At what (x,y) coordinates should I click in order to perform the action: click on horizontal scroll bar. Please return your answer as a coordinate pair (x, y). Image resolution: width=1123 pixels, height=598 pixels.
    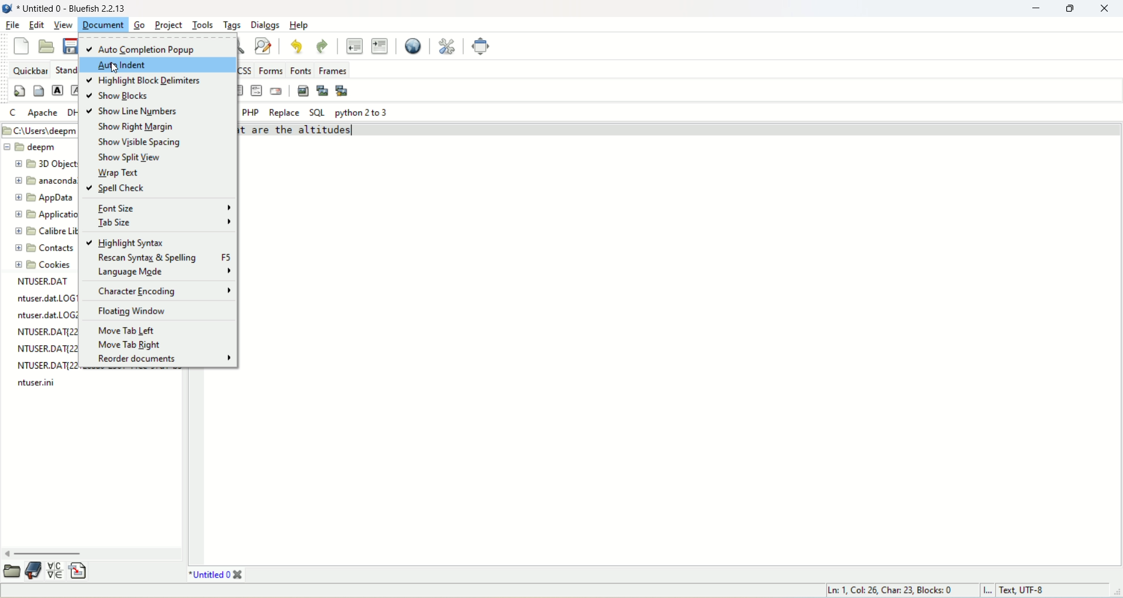
    Looking at the image, I should click on (92, 554).